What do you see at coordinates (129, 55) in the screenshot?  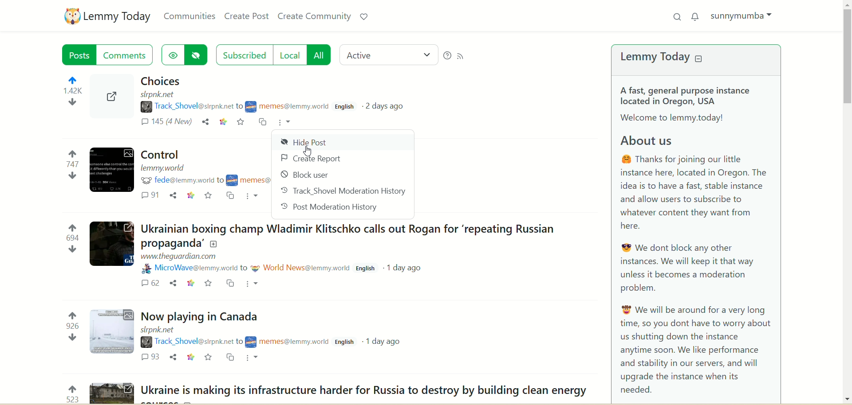 I see `comments` at bounding box center [129, 55].